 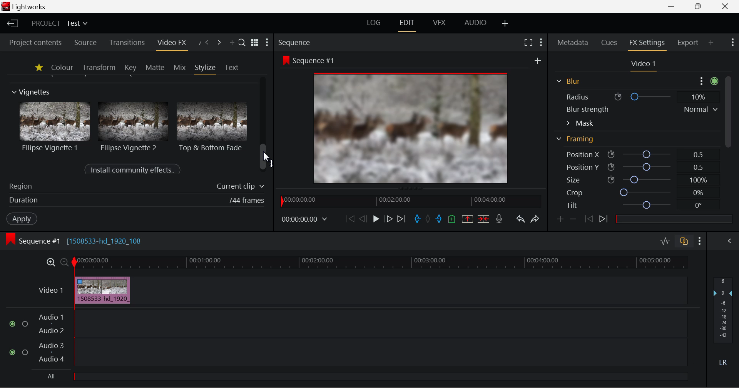 What do you see at coordinates (416, 218) in the screenshot?
I see `Mark In` at bounding box center [416, 218].